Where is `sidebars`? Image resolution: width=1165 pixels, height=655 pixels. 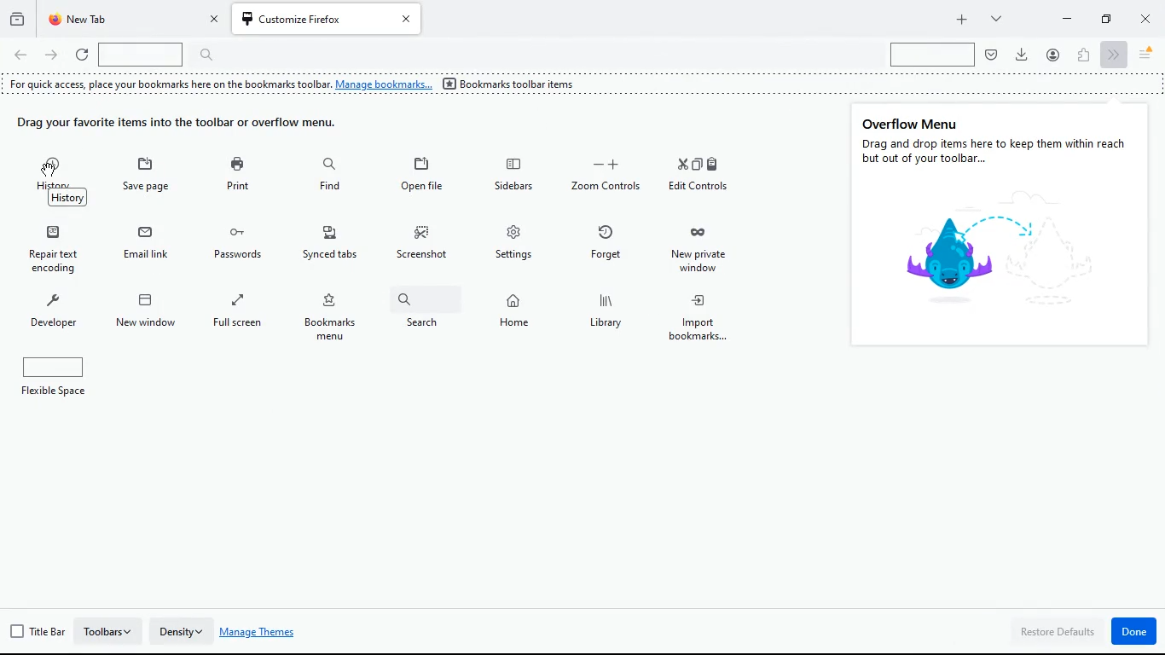 sidebars is located at coordinates (518, 175).